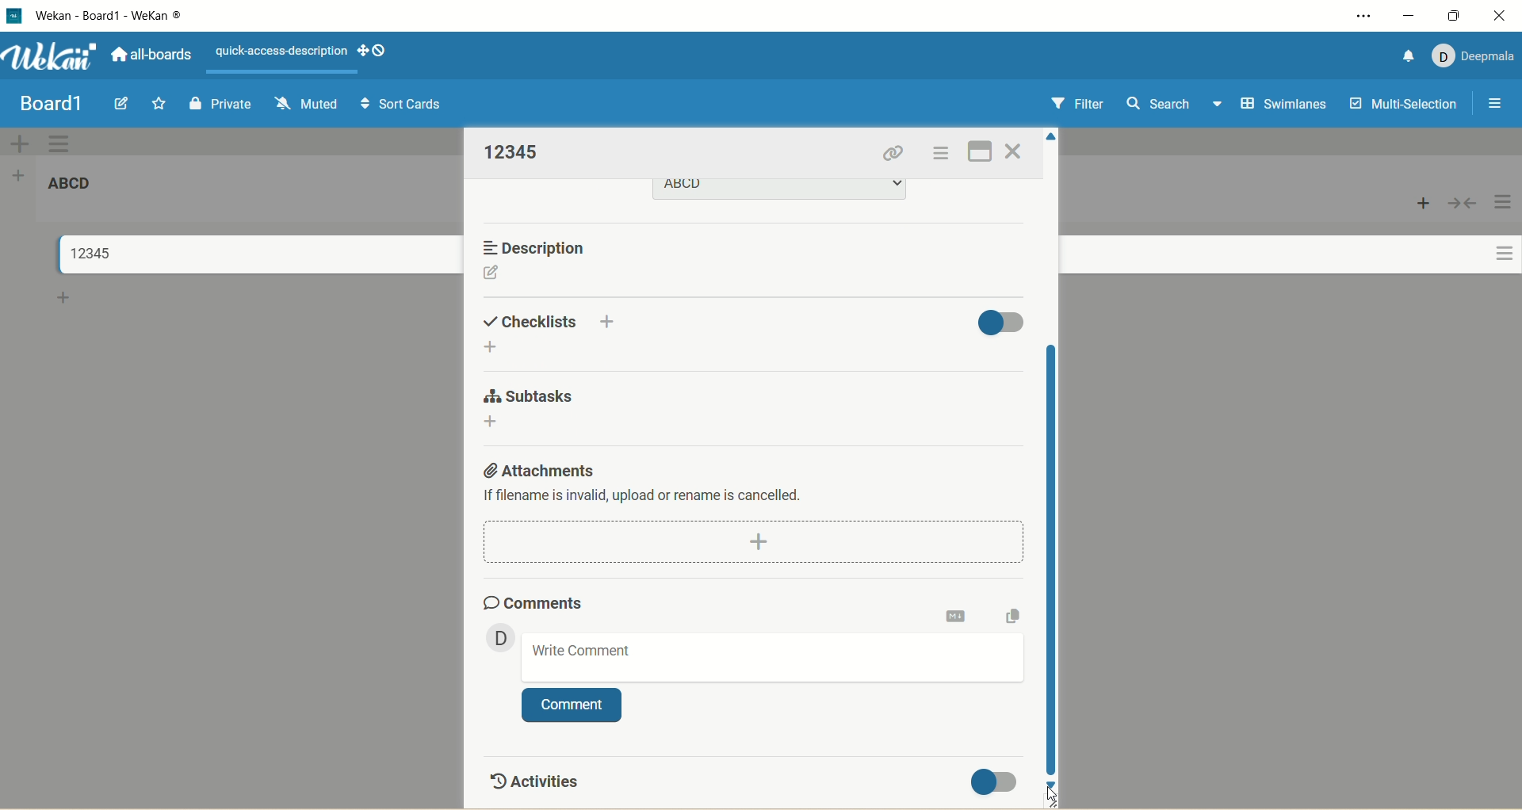  I want to click on description, so click(540, 247).